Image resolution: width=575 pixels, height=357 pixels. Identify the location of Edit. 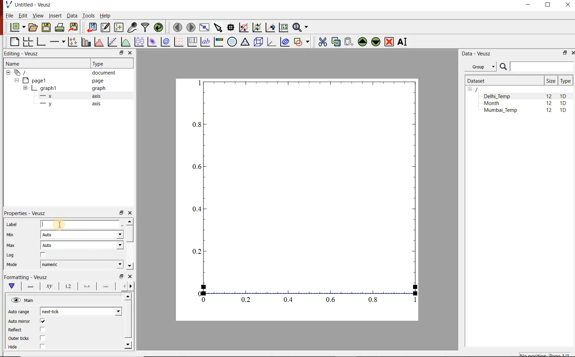
(22, 15).